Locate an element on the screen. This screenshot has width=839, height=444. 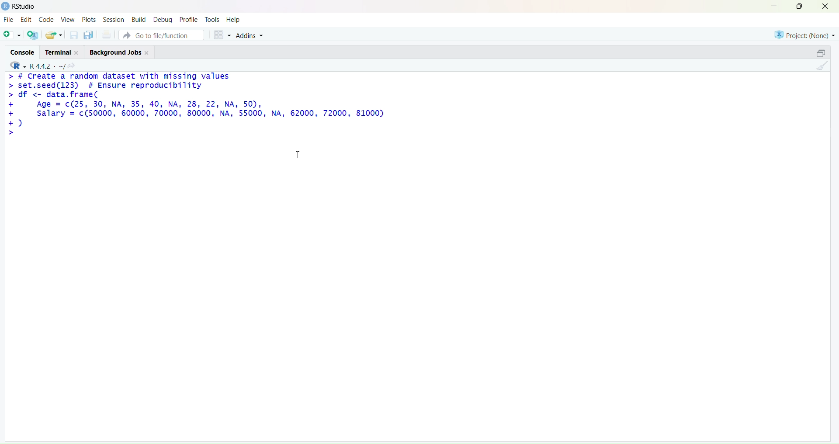
close is located at coordinates (824, 7).